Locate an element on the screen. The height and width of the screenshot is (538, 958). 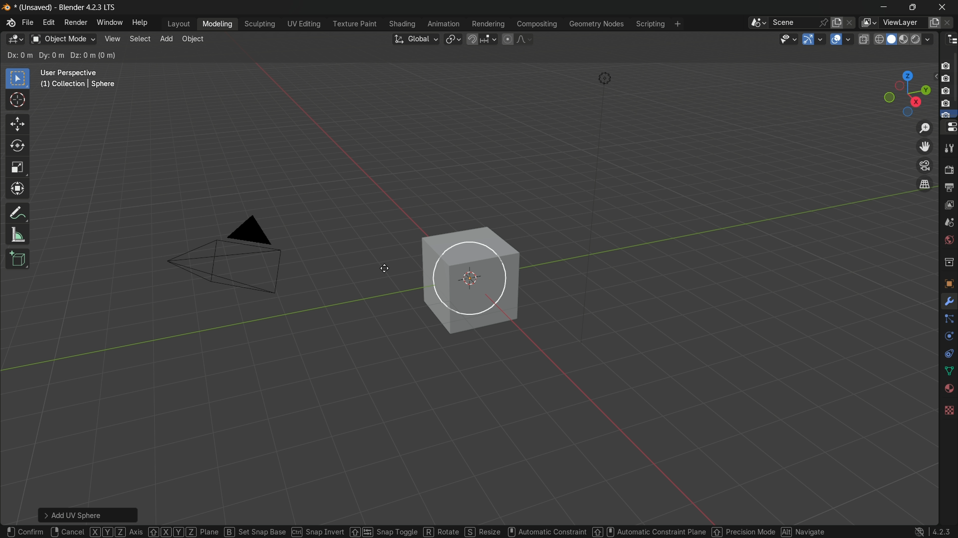
logo is located at coordinates (919, 532).